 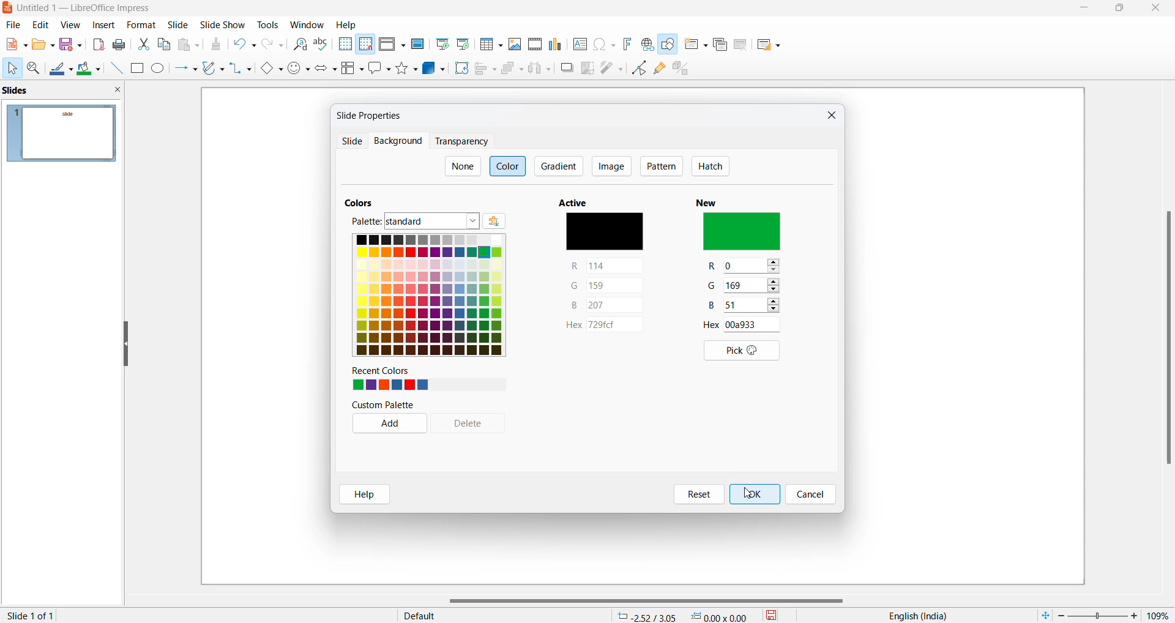 I want to click on align, so click(x=486, y=69).